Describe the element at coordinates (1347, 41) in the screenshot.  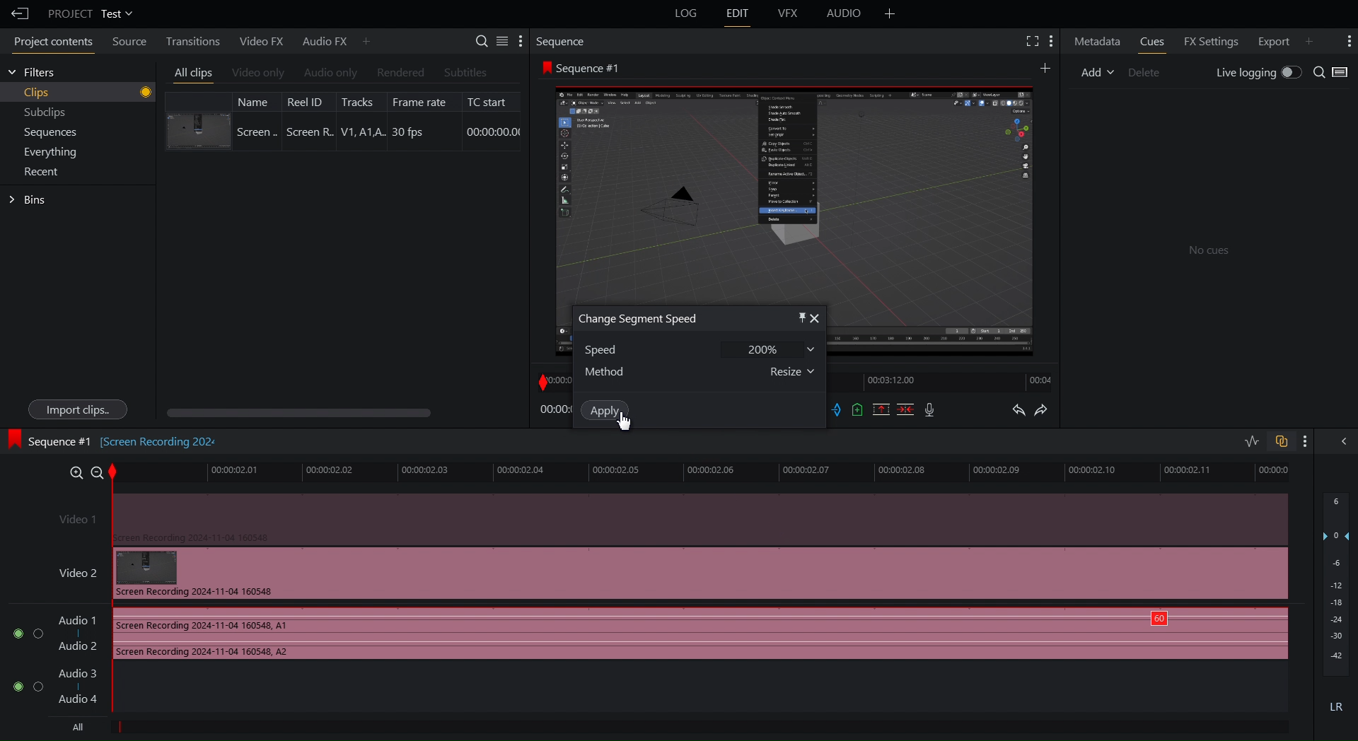
I see `More` at that location.